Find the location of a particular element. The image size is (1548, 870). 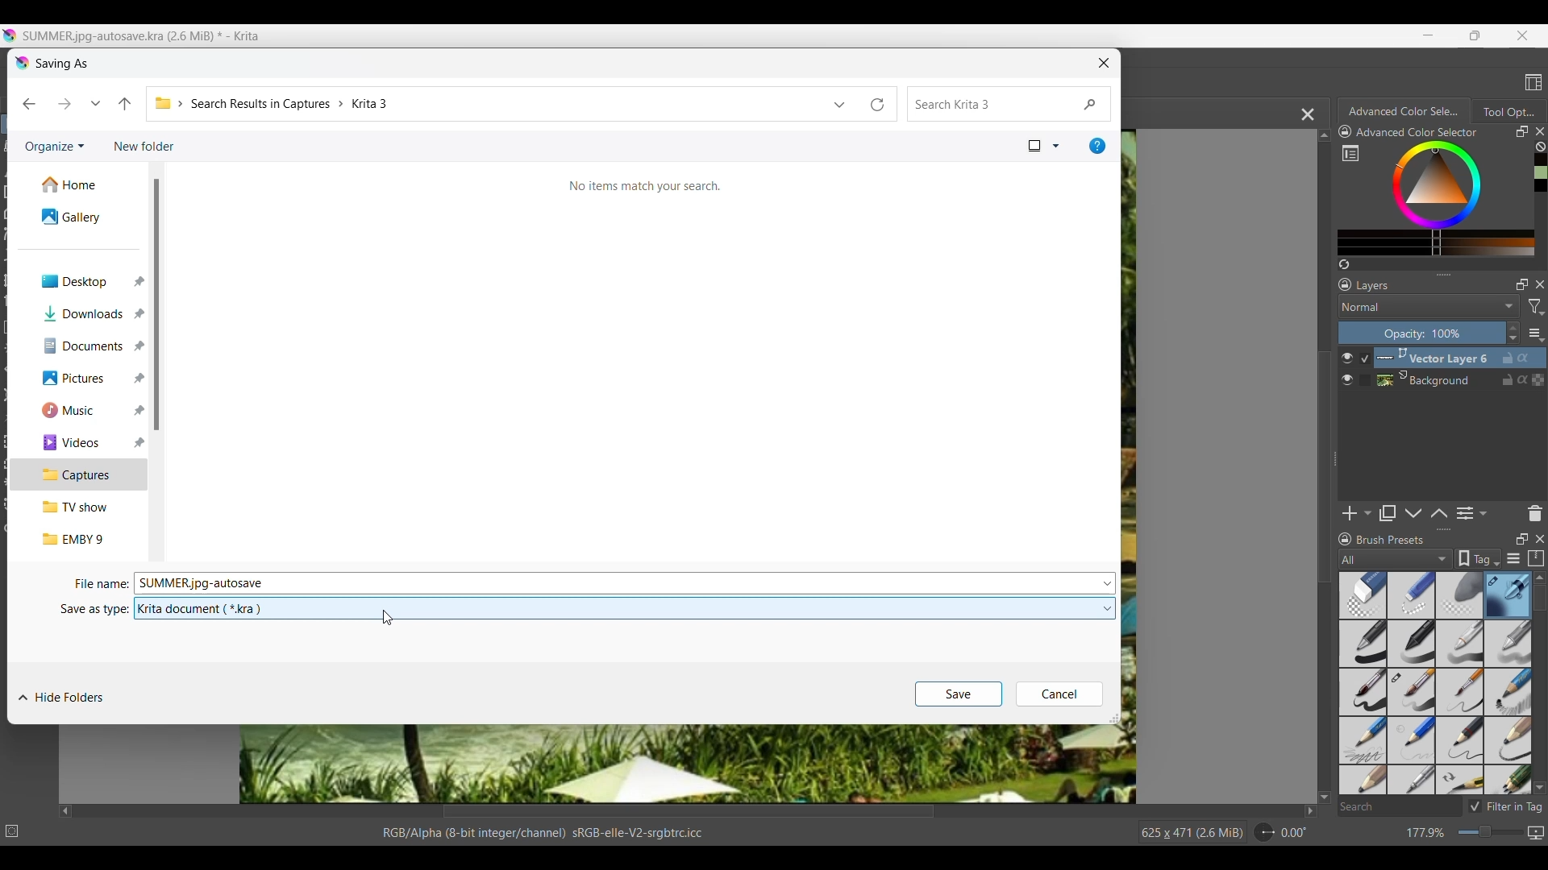

Toggle to filter in tag is located at coordinates (1505, 806).